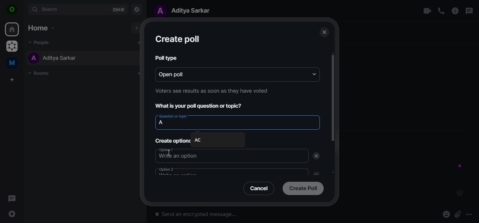 This screenshot has height=223, width=479. Describe the element at coordinates (12, 198) in the screenshot. I see `threads` at that location.